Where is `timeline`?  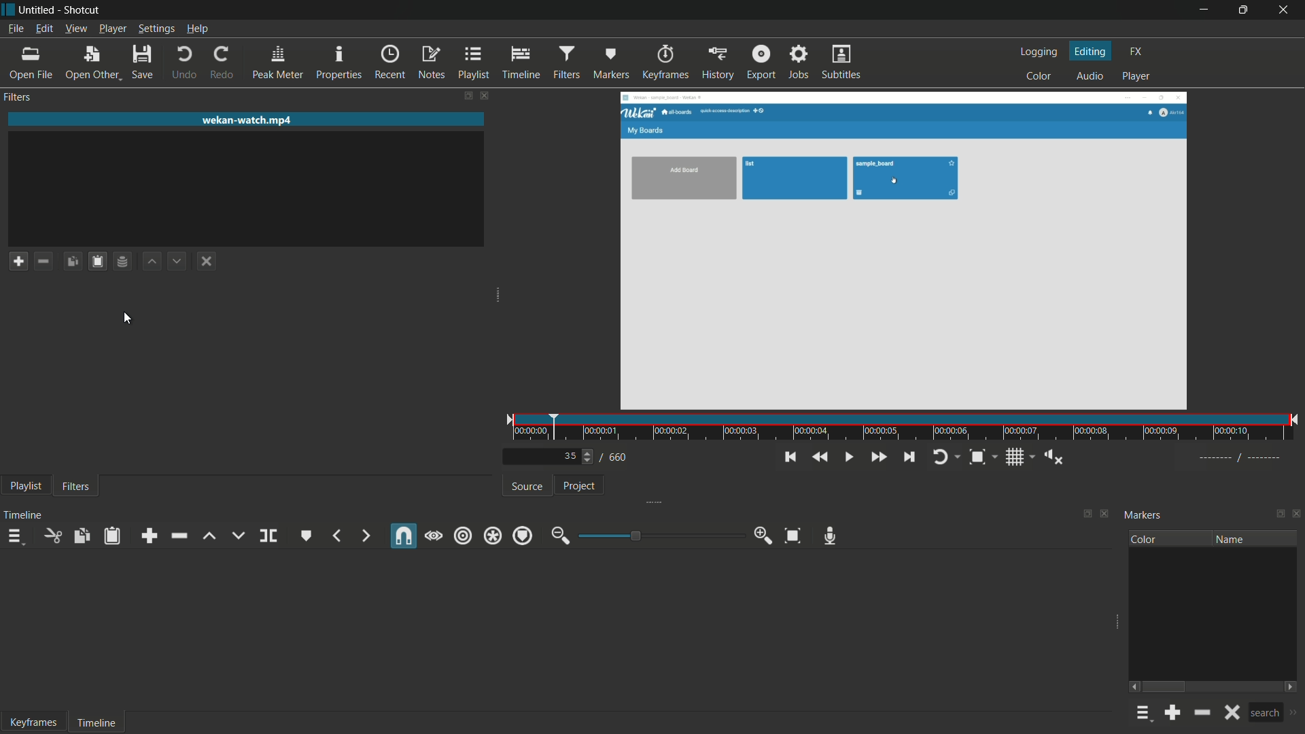 timeline is located at coordinates (517, 64).